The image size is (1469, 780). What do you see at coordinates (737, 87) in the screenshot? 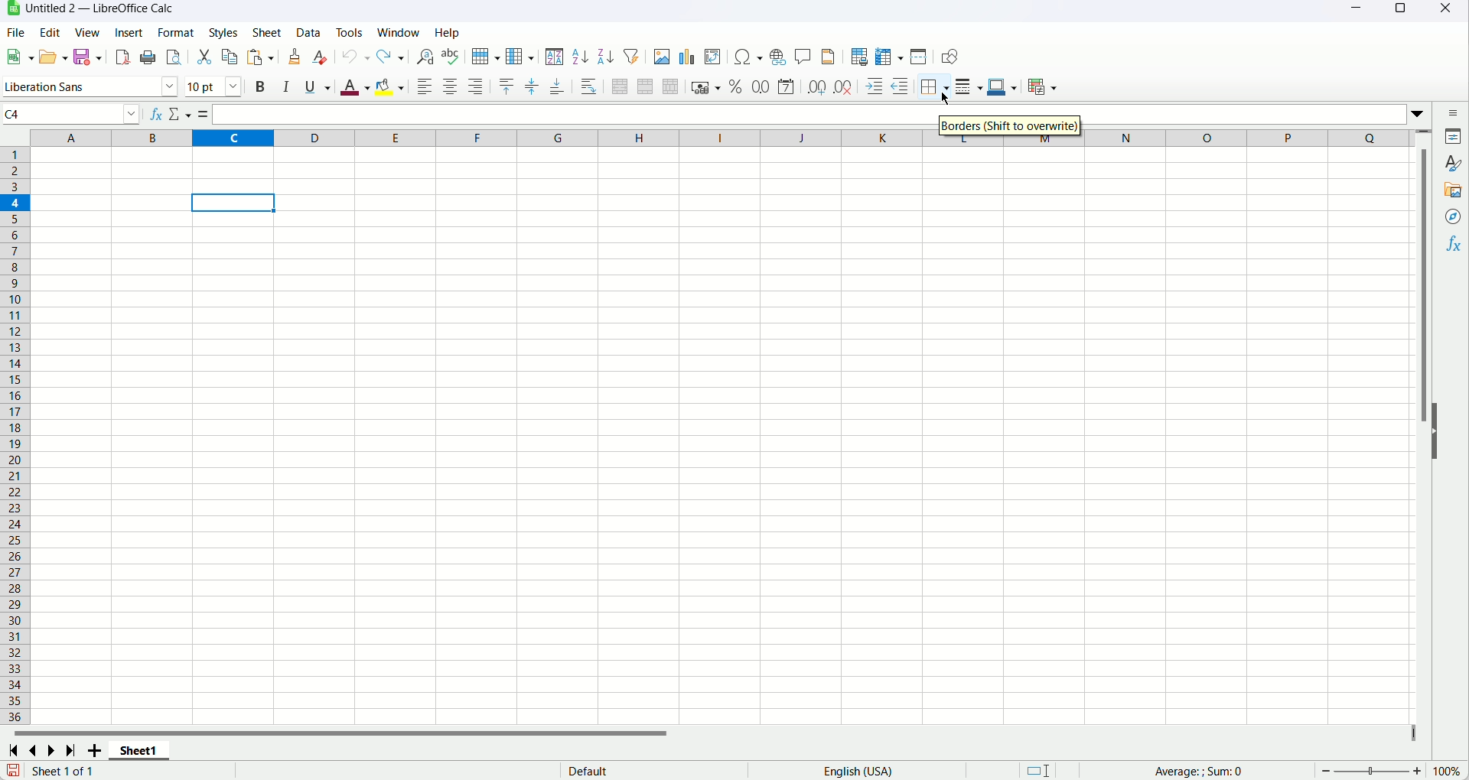
I see `Format as percent` at bounding box center [737, 87].